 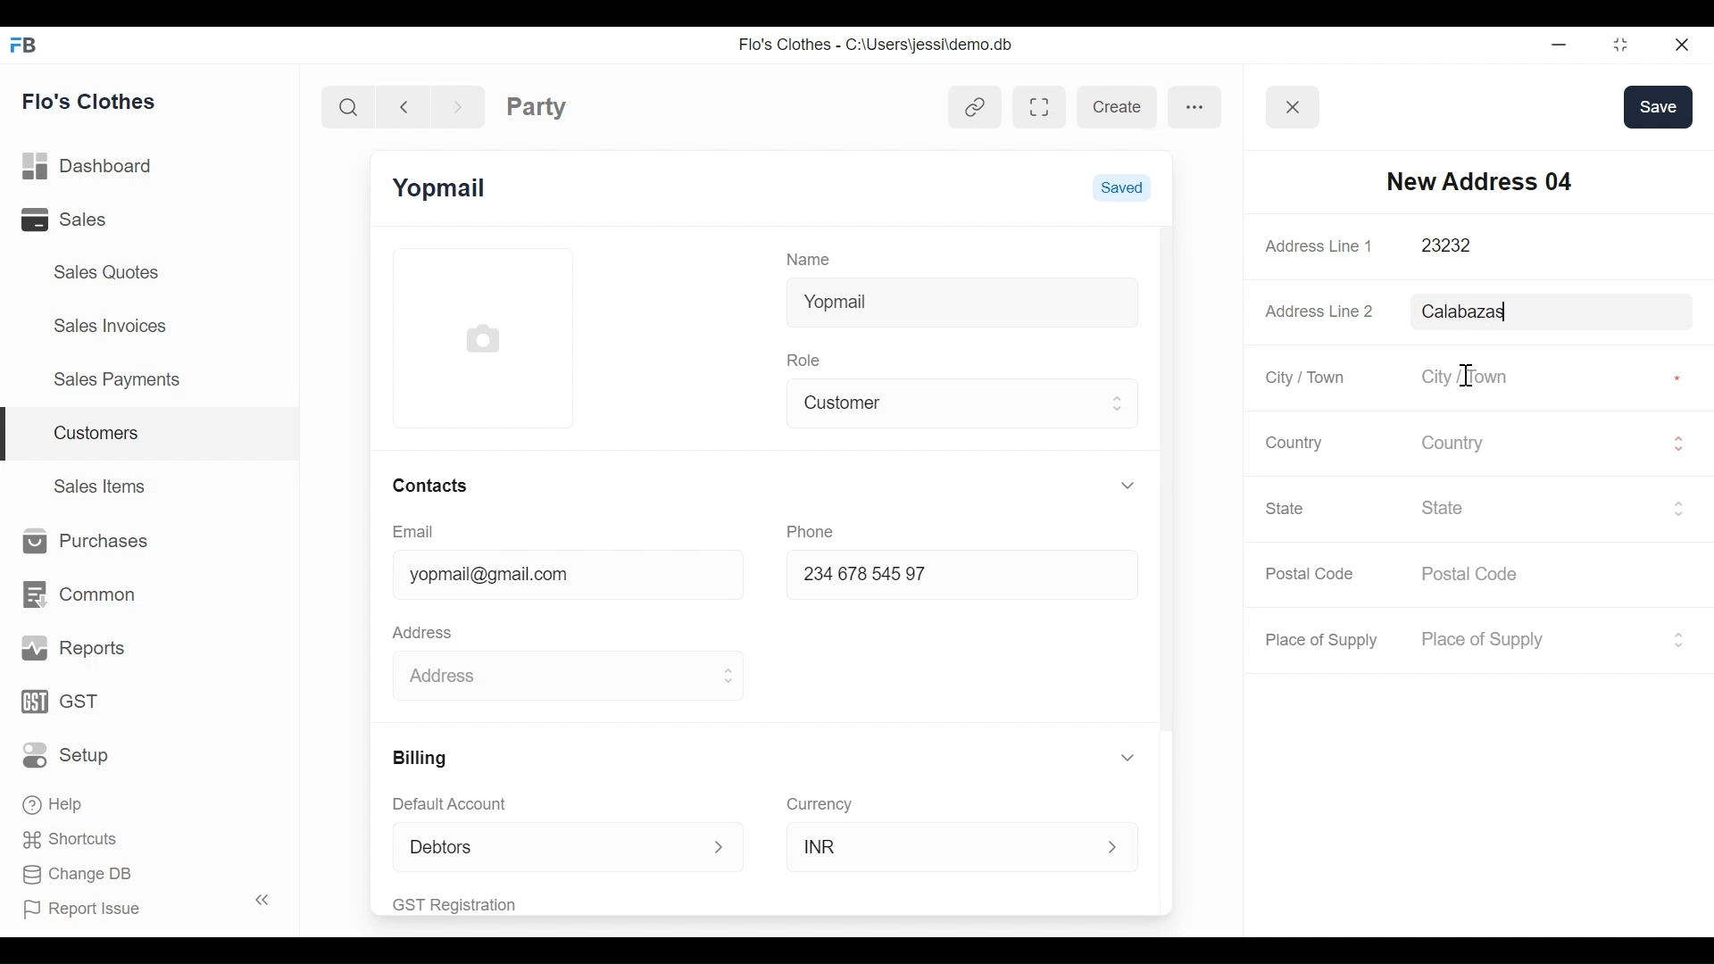 What do you see at coordinates (352, 106) in the screenshot?
I see `Search` at bounding box center [352, 106].